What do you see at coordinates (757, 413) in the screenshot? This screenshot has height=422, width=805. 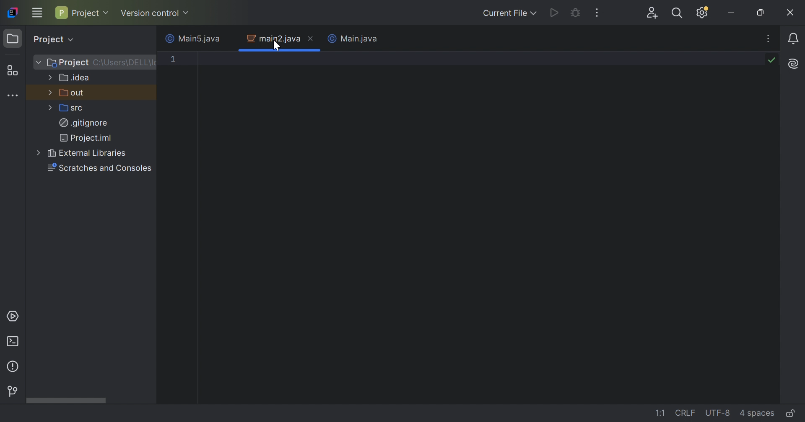 I see `4 spaces` at bounding box center [757, 413].